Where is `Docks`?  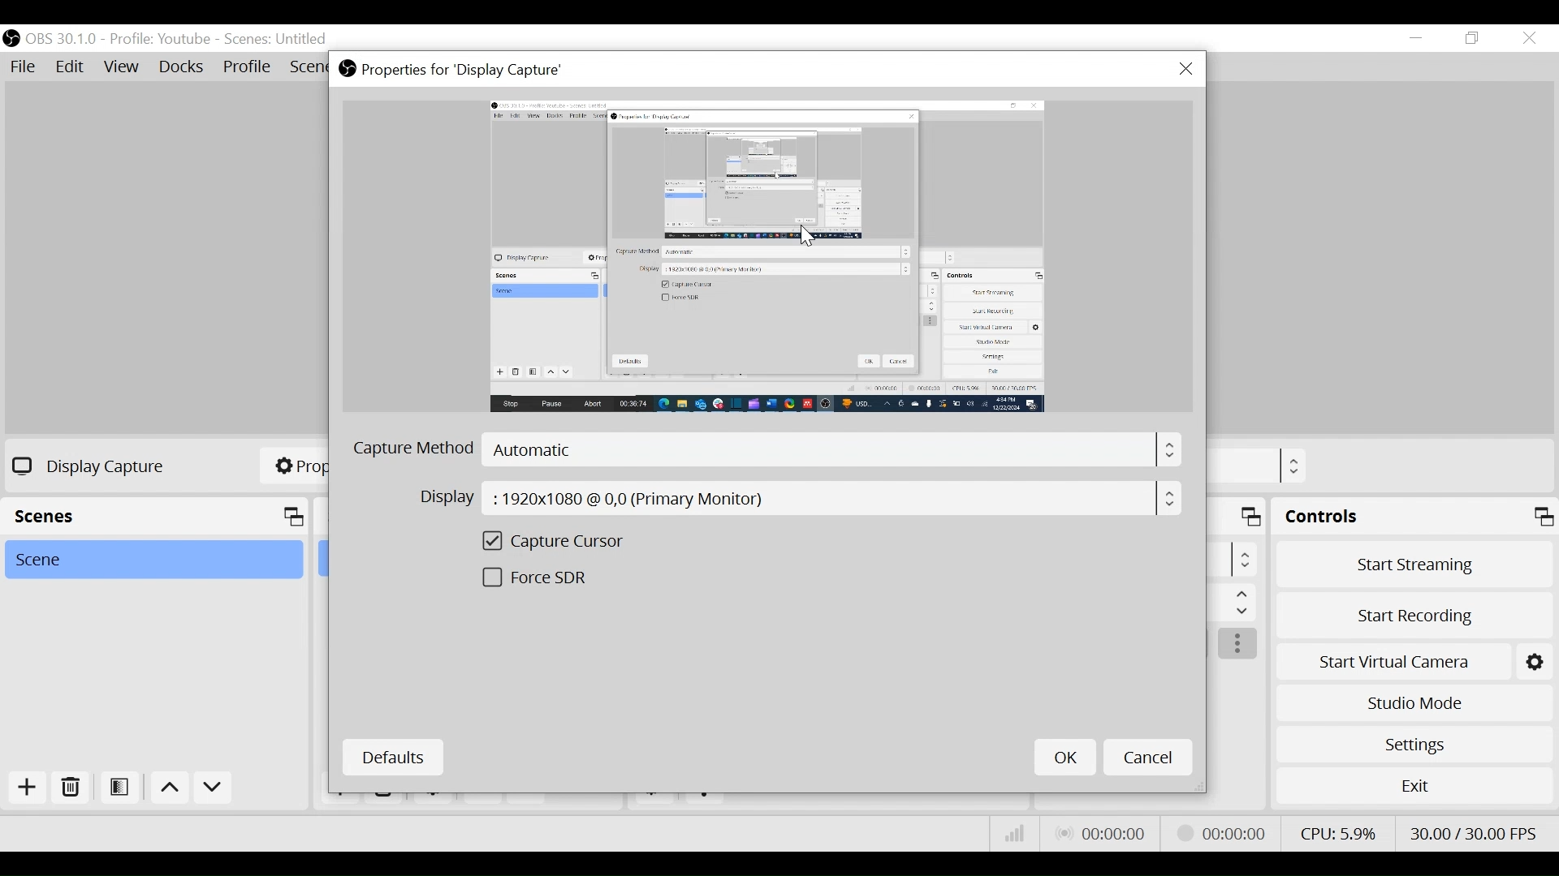
Docks is located at coordinates (183, 67).